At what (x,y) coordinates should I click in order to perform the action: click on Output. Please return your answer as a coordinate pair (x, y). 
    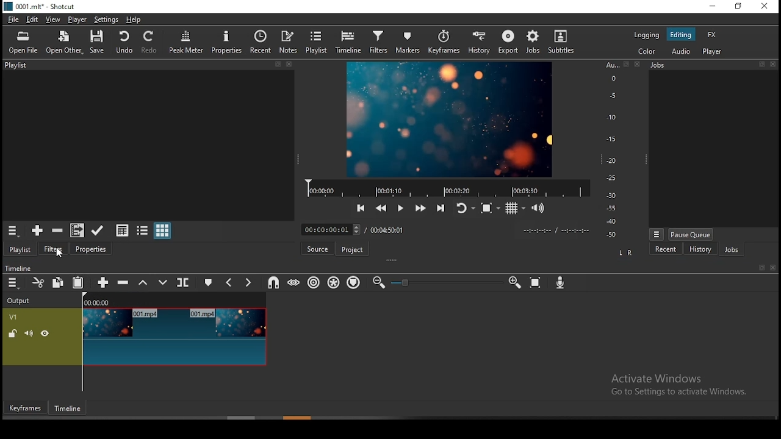
    Looking at the image, I should click on (21, 301).